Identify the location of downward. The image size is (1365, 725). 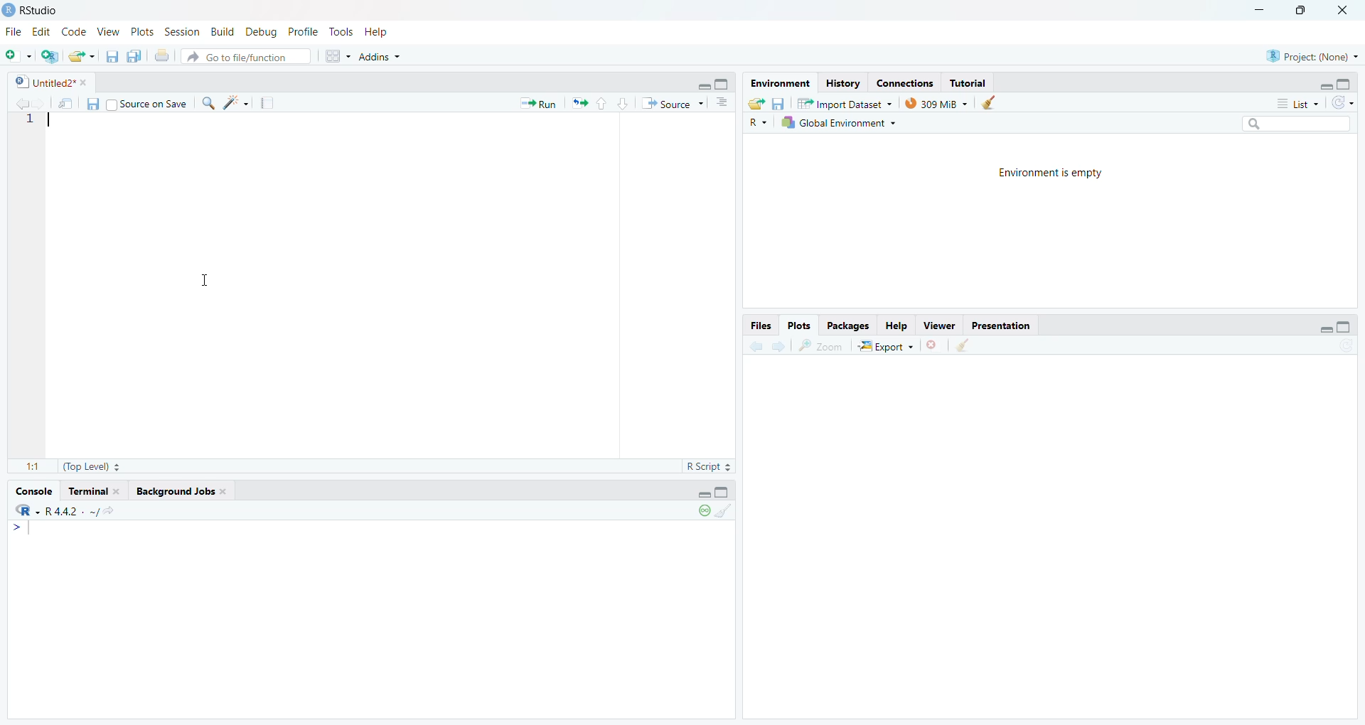
(624, 103).